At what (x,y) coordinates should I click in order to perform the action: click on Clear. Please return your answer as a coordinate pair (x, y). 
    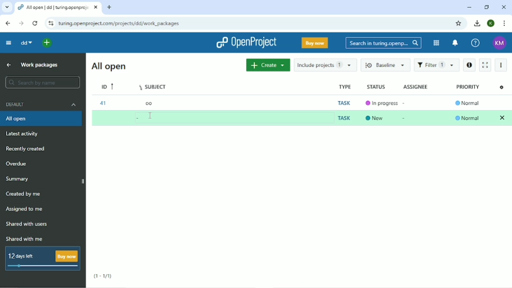
    Looking at the image, I should click on (503, 117).